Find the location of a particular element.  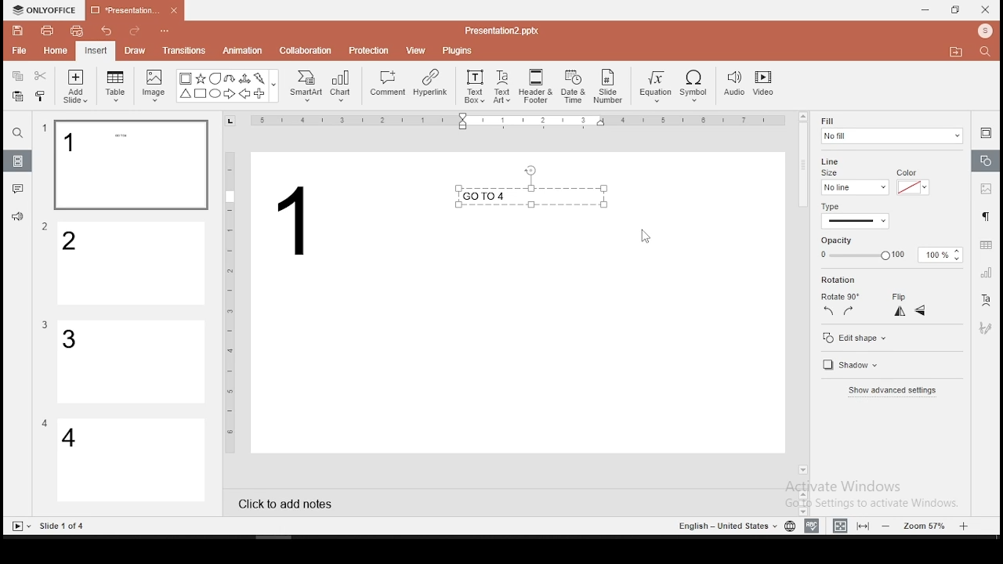

chart is located at coordinates (342, 85).